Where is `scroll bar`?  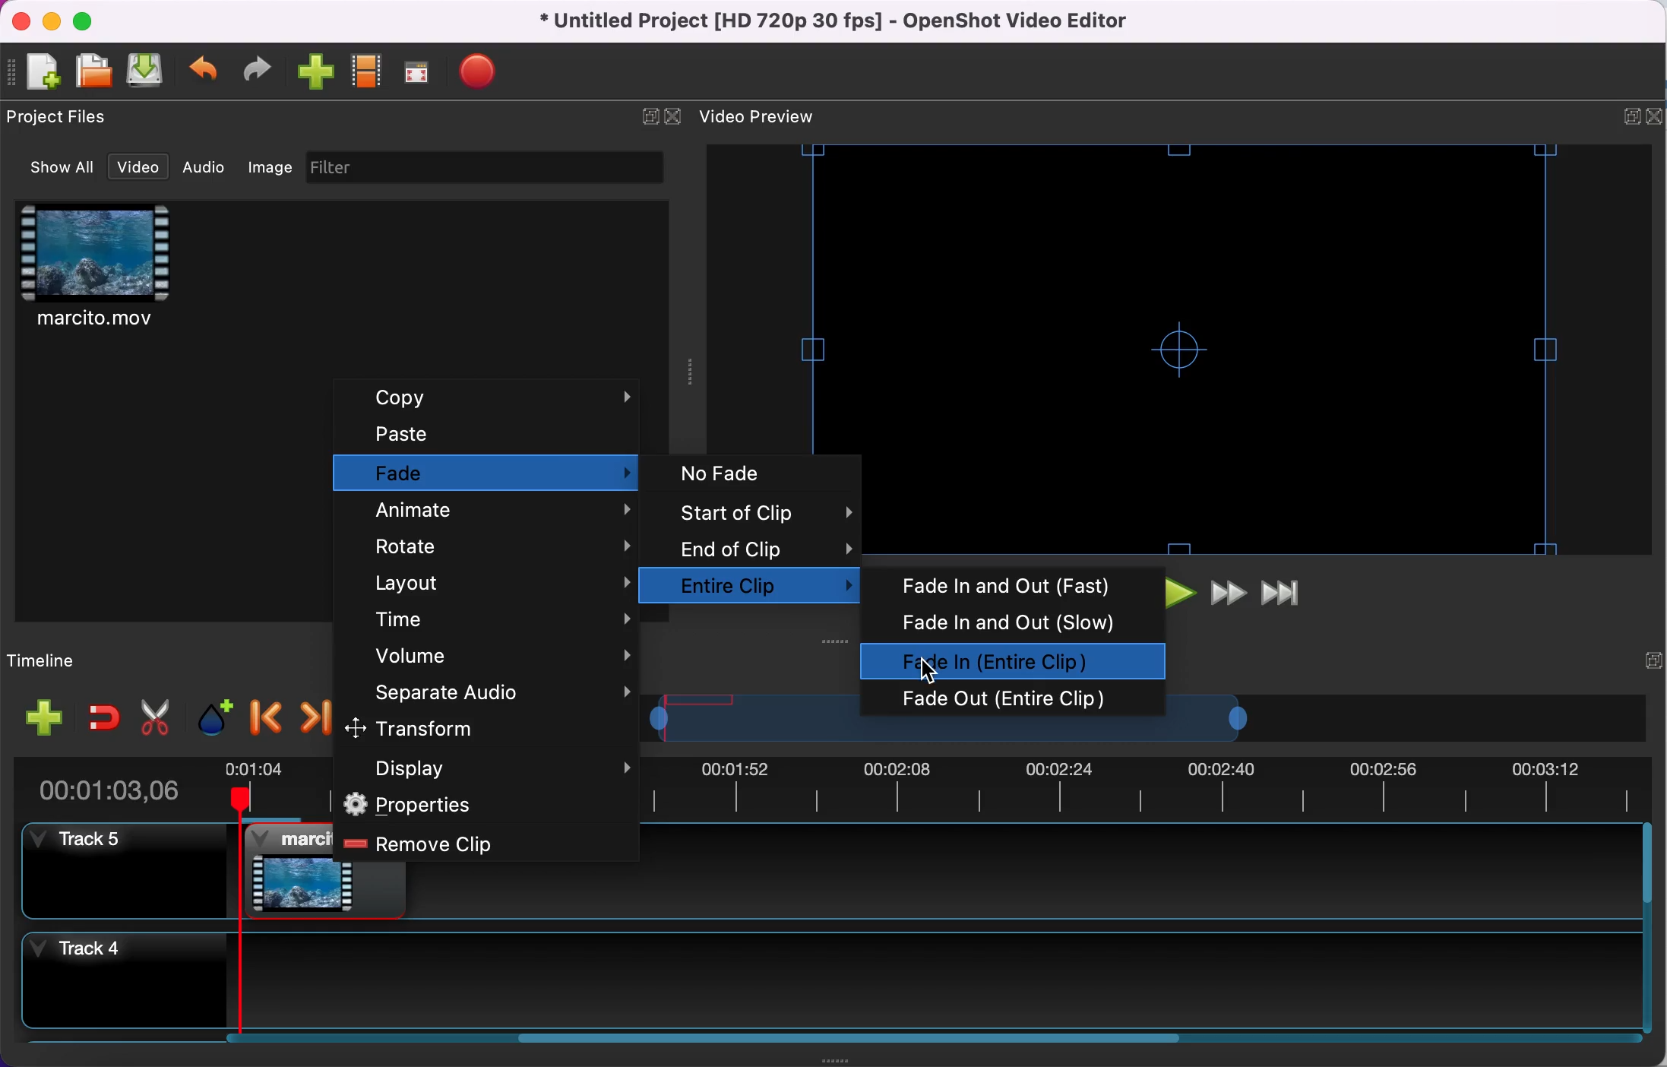
scroll bar is located at coordinates (877, 1040).